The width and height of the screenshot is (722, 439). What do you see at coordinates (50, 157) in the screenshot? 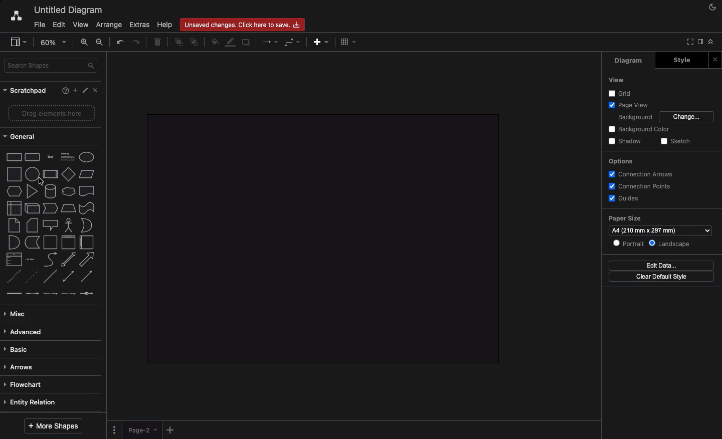
I see `Shapes` at bounding box center [50, 157].